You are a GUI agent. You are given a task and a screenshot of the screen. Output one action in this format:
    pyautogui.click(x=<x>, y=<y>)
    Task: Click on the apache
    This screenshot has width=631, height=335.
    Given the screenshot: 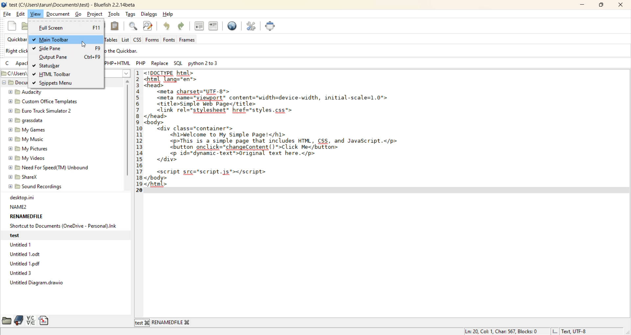 What is the action you would take?
    pyautogui.click(x=22, y=64)
    